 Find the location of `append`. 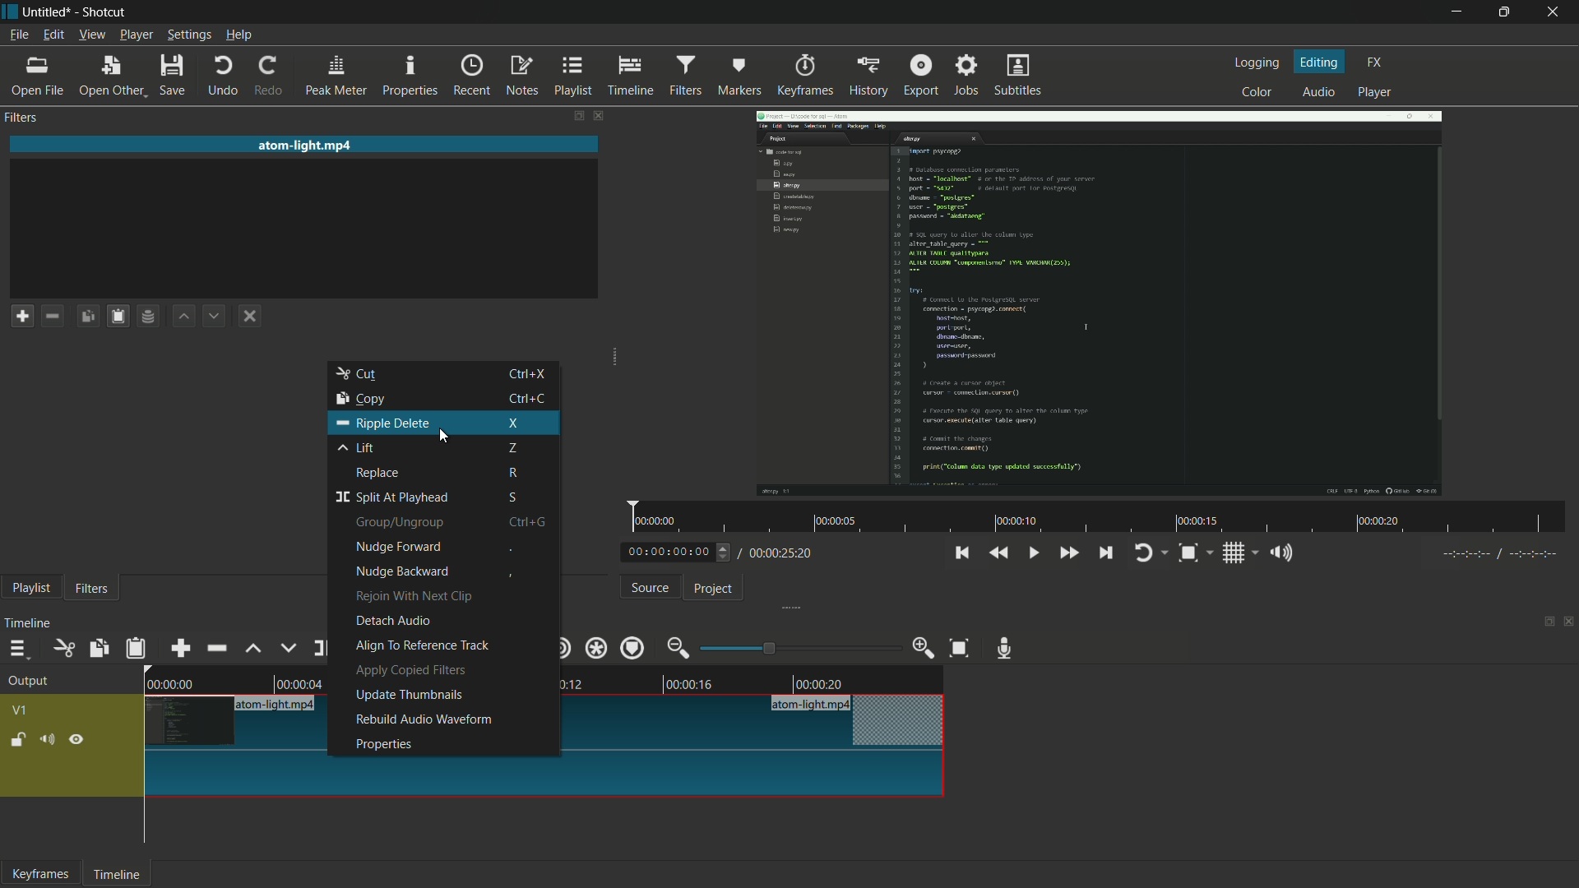

append is located at coordinates (181, 650).